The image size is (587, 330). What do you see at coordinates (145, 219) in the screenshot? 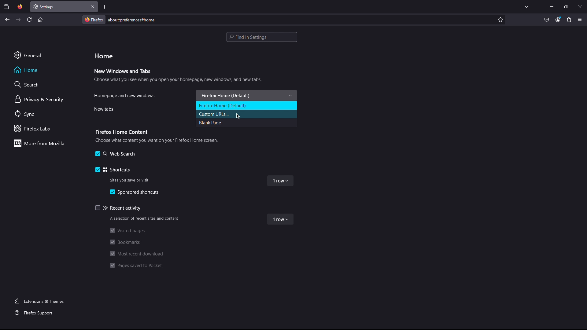
I see `A selection of recent sites and content` at bounding box center [145, 219].